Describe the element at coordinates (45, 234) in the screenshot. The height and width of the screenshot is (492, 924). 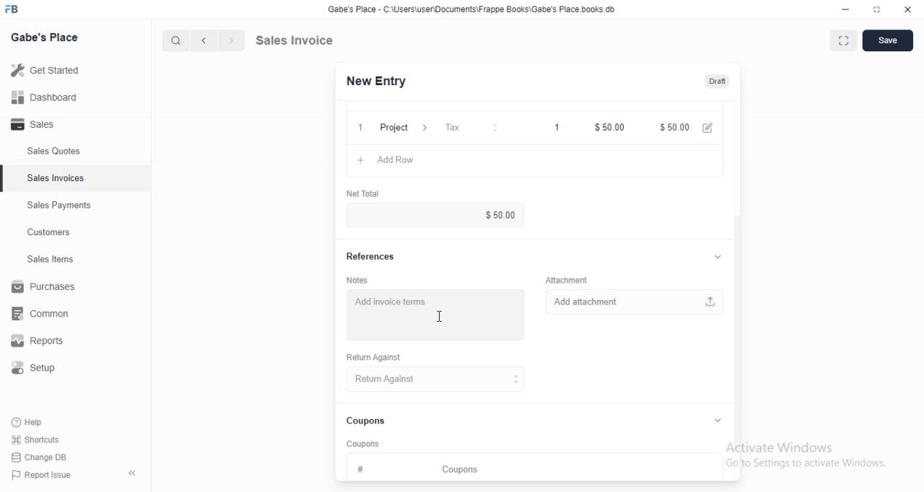
I see `Customers.` at that location.